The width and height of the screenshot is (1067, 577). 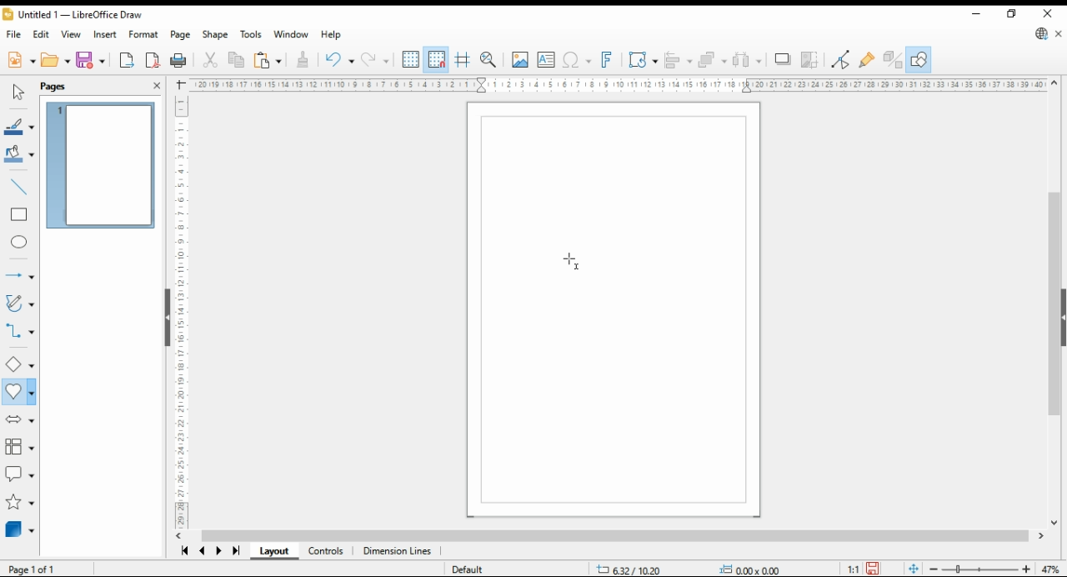 What do you see at coordinates (338, 58) in the screenshot?
I see `undo` at bounding box center [338, 58].